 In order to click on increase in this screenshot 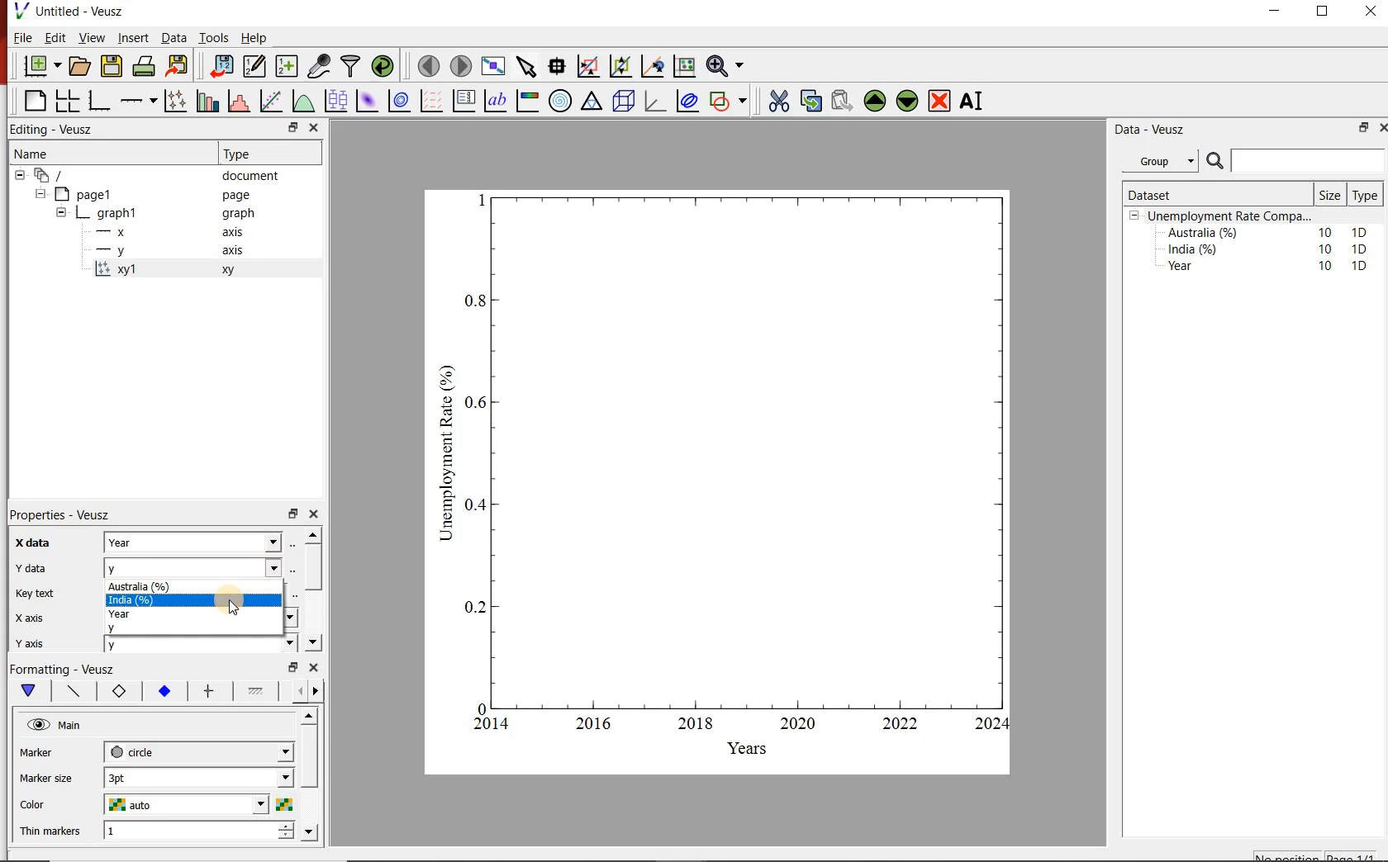, I will do `click(288, 825)`.